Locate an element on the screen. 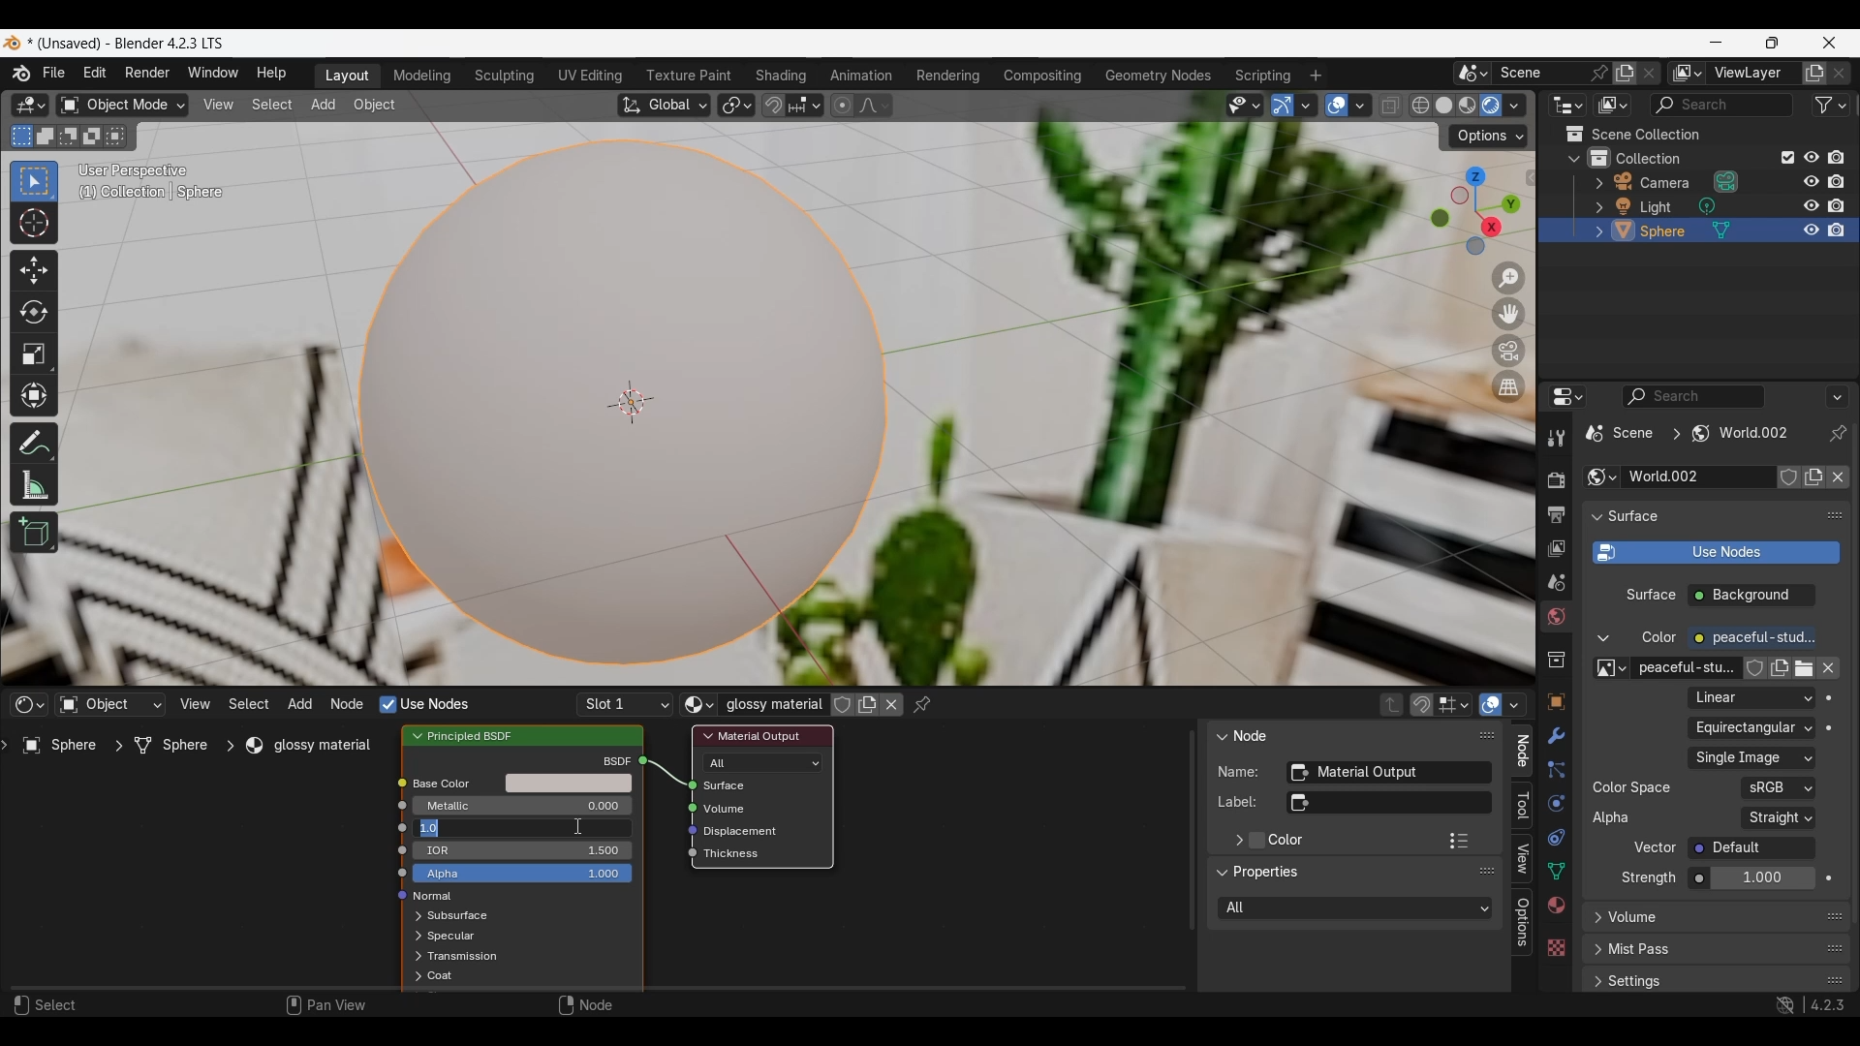 The height and width of the screenshot is (1046, 1860). Add color to material output panel is located at coordinates (1256, 841).